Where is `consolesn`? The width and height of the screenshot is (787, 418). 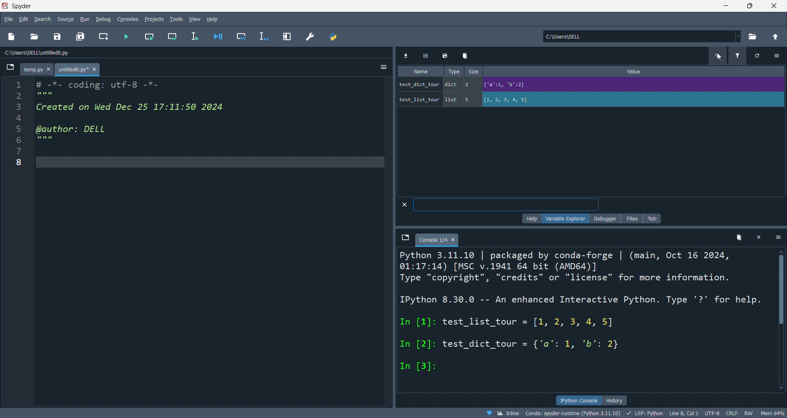 consolesn is located at coordinates (125, 19).